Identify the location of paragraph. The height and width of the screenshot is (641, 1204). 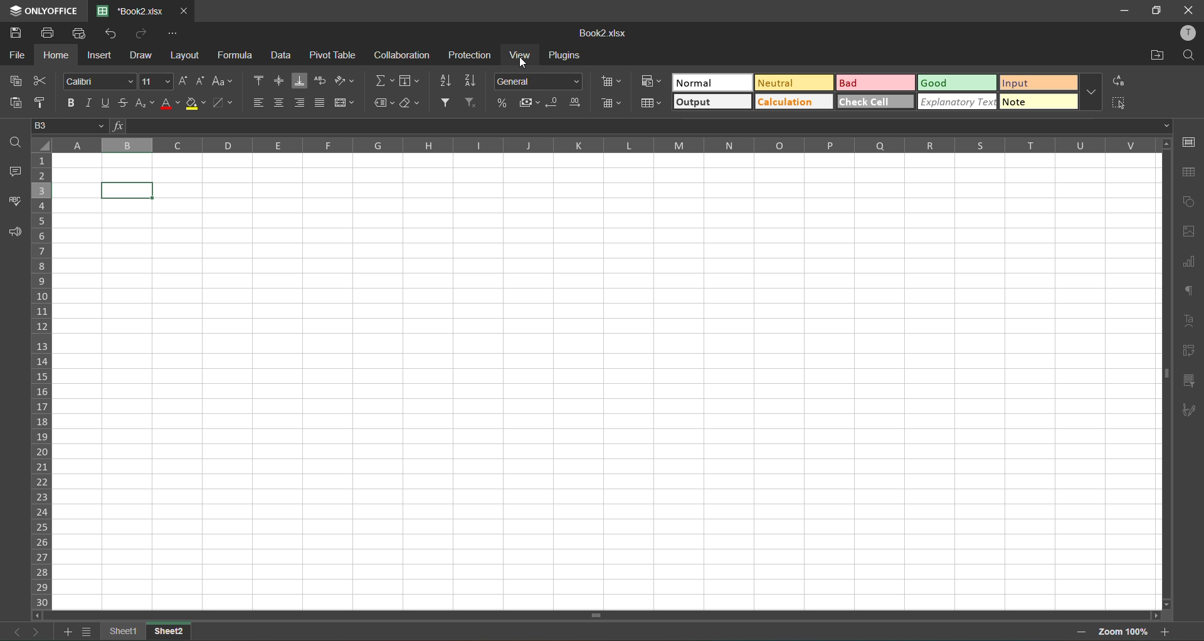
(1191, 292).